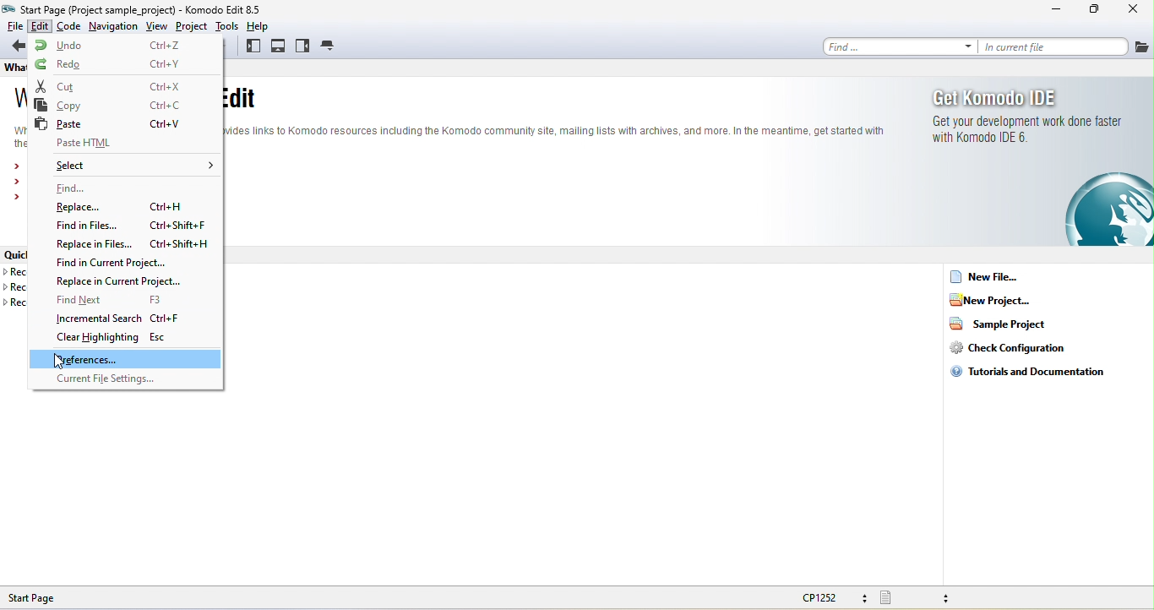 Image resolution: width=1154 pixels, height=610 pixels. Describe the element at coordinates (133, 280) in the screenshot. I see `replace in current project` at that location.